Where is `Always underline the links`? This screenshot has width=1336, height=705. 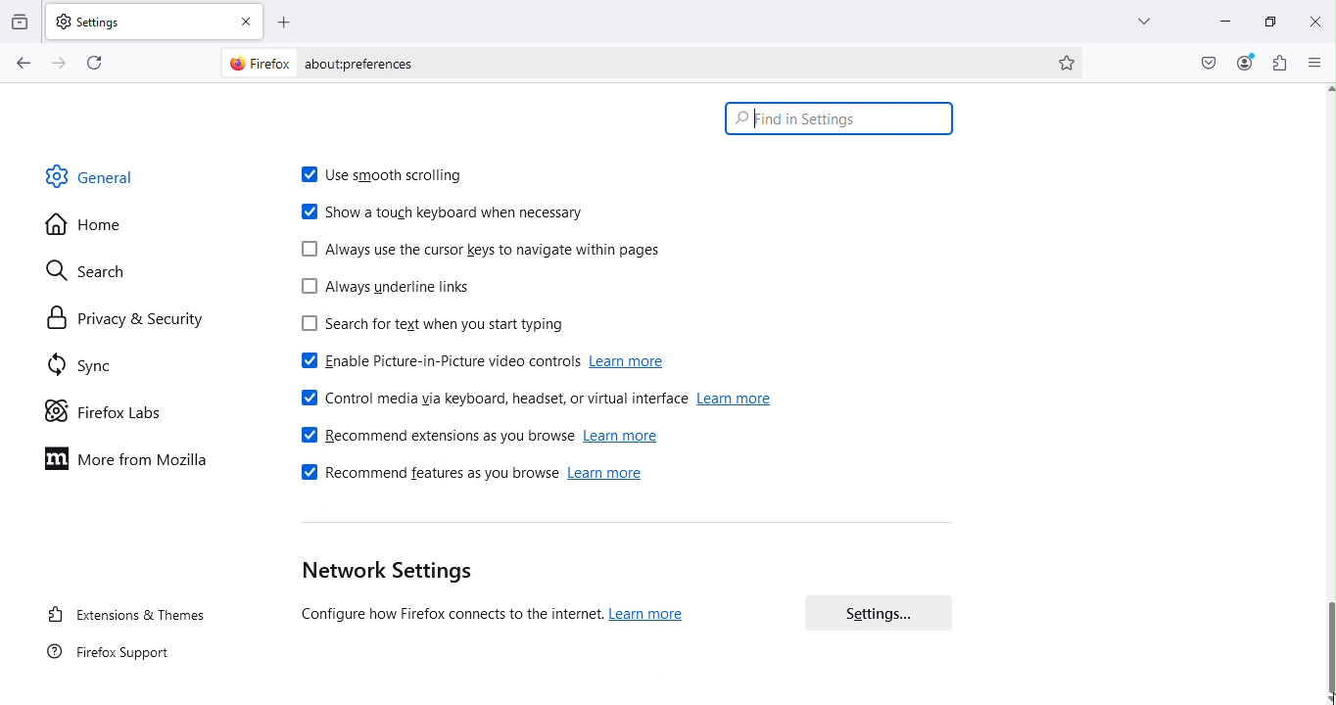
Always underline the links is located at coordinates (384, 290).